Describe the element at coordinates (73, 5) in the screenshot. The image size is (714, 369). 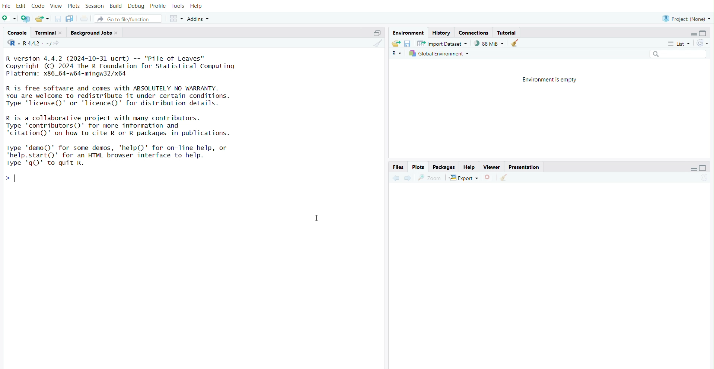
I see `plots` at that location.